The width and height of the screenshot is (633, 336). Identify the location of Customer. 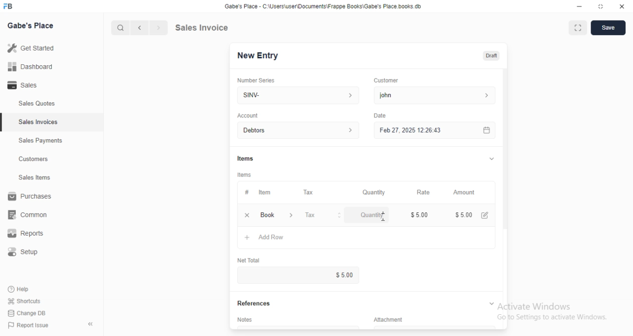
(388, 81).